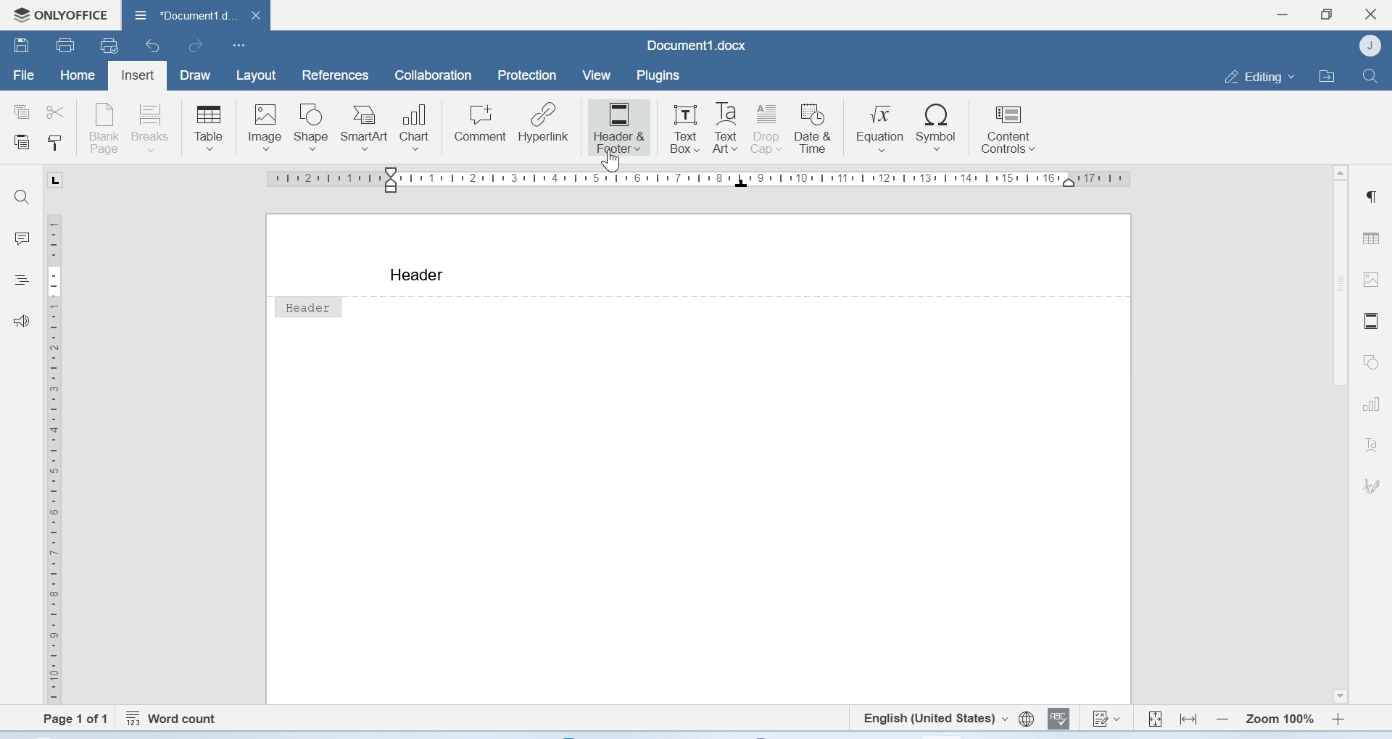  What do you see at coordinates (1061, 719) in the screenshot?
I see `Spell checking` at bounding box center [1061, 719].